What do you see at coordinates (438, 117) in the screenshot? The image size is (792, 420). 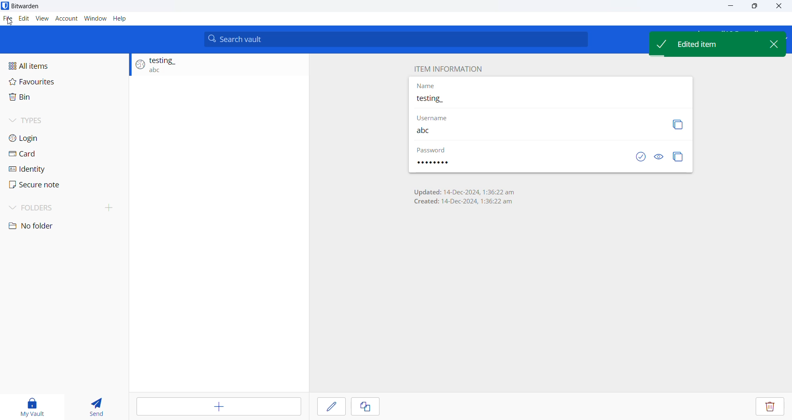 I see `Username heading` at bounding box center [438, 117].